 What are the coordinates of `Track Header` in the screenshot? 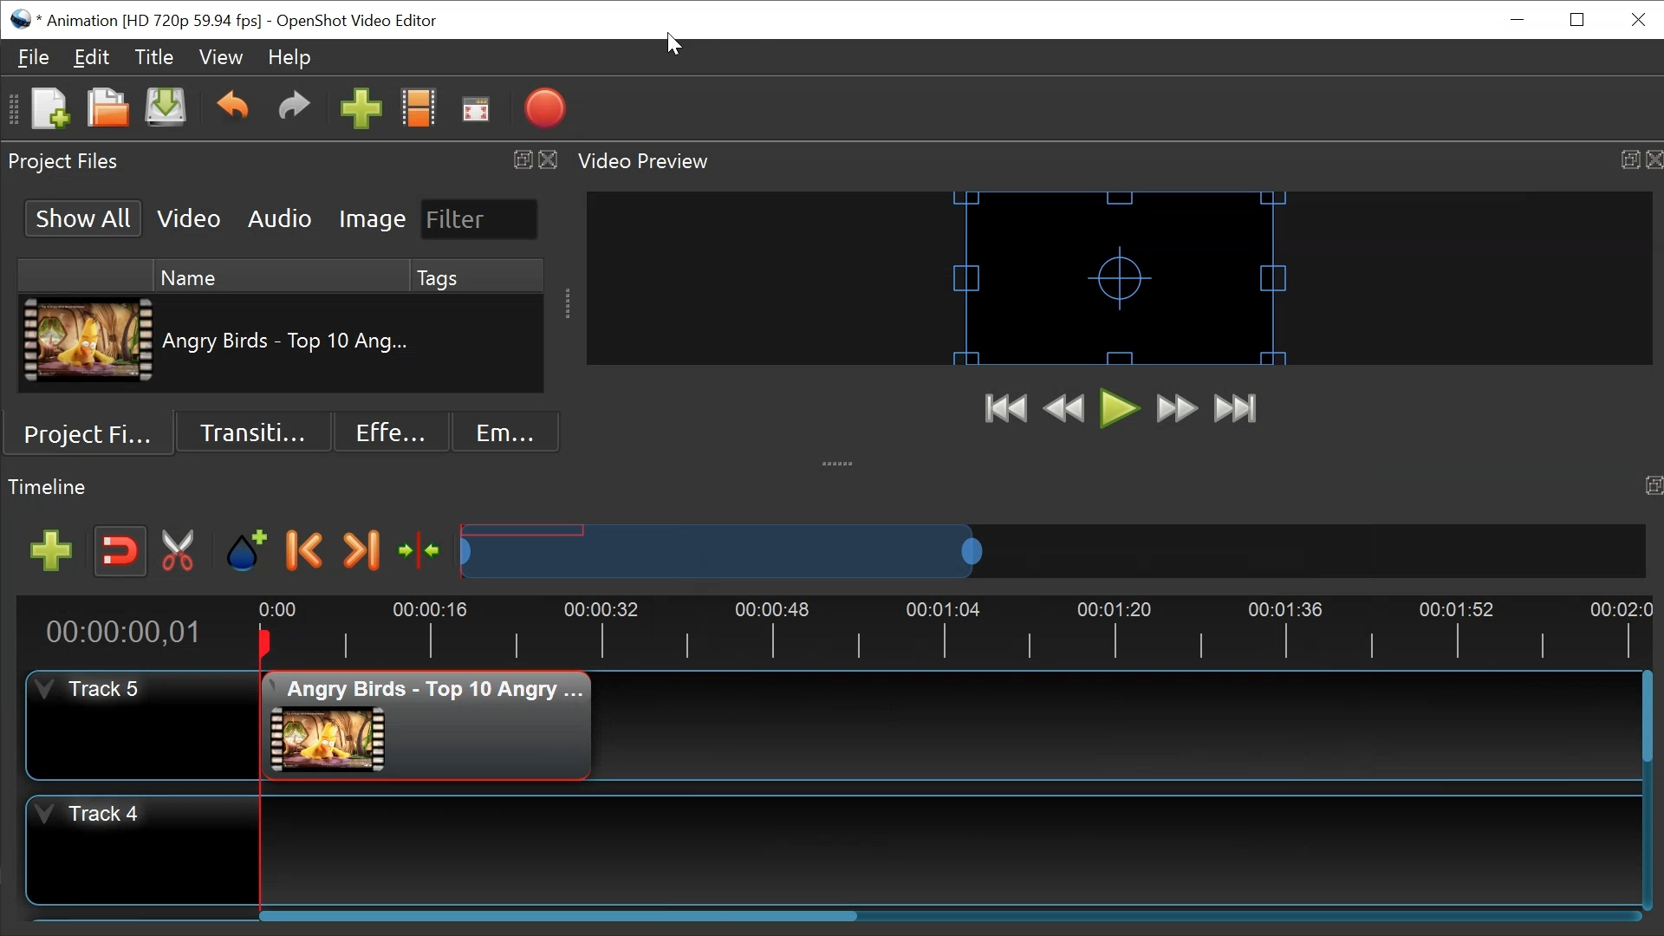 It's located at (138, 850).